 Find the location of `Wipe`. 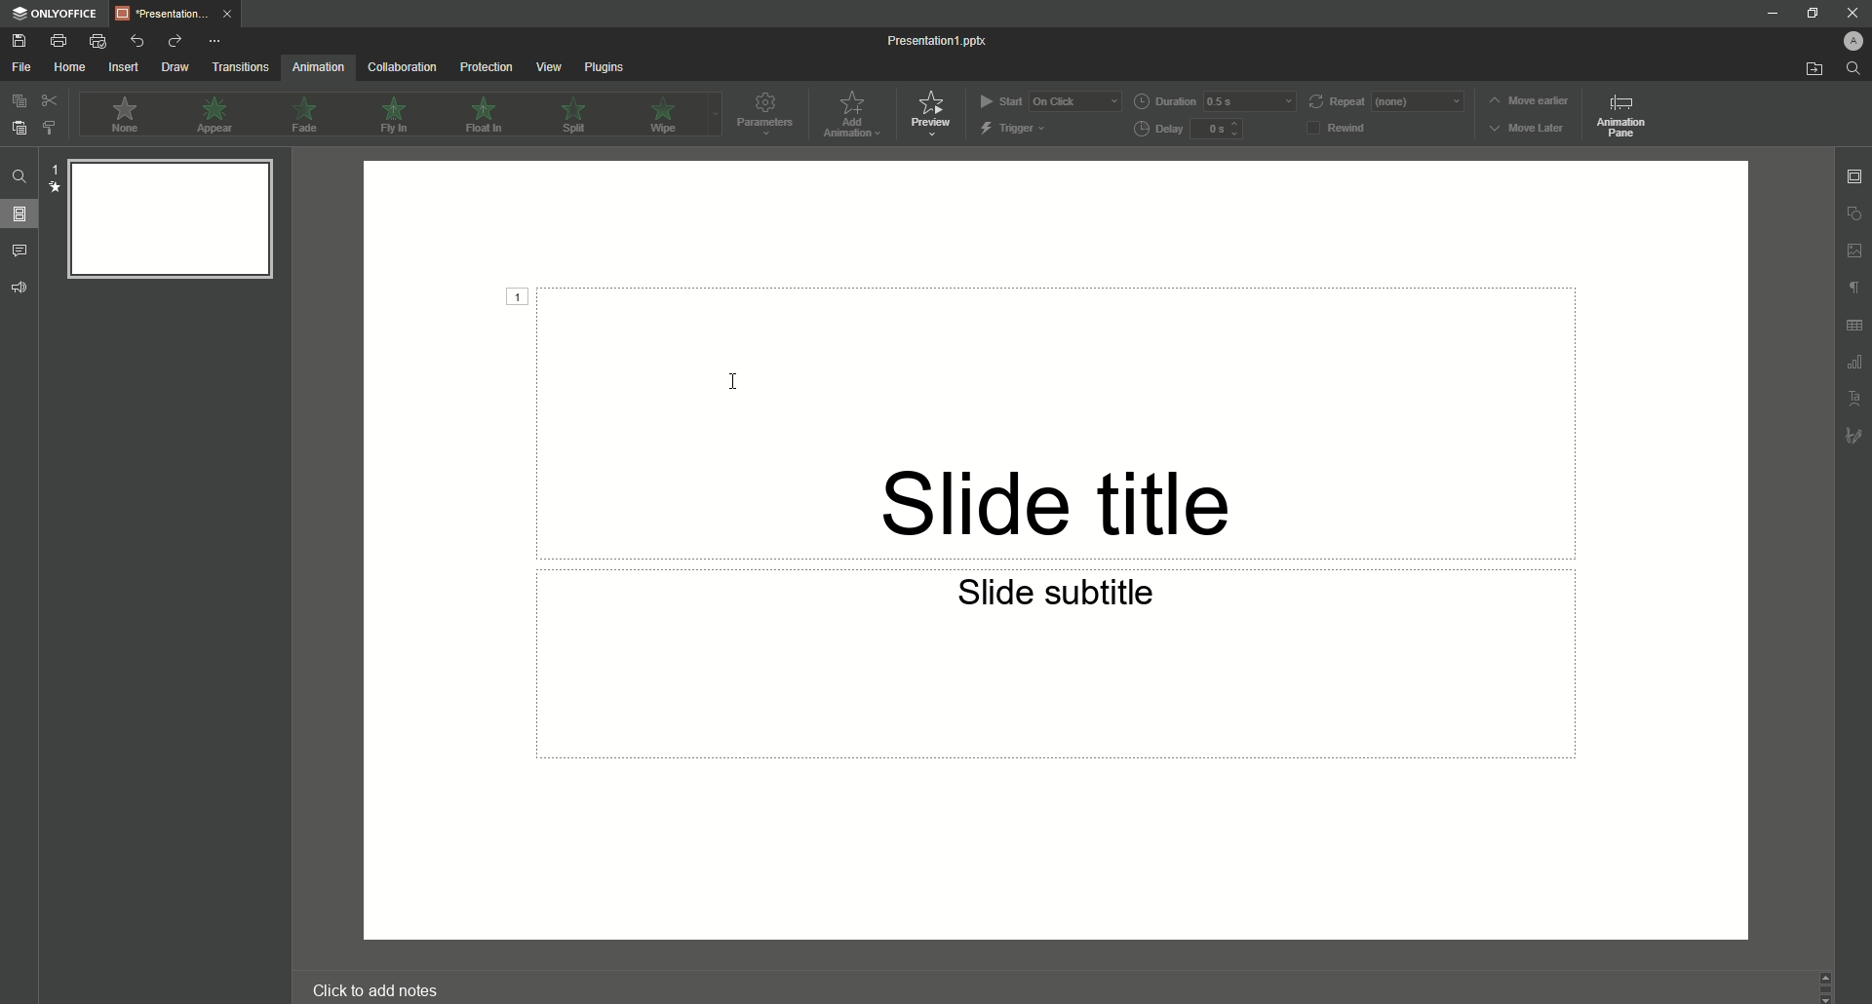

Wipe is located at coordinates (663, 115).